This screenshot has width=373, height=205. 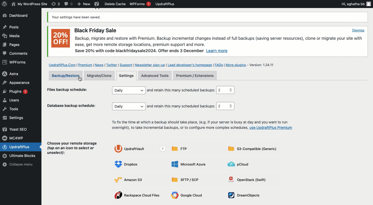 What do you see at coordinates (242, 194) in the screenshot?
I see `DreamObjects` at bounding box center [242, 194].